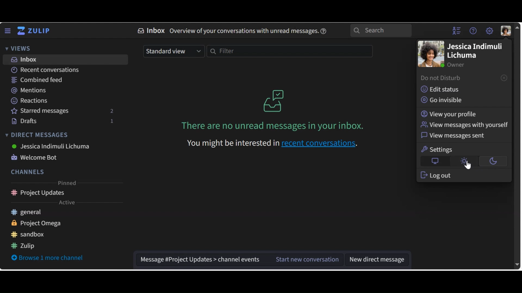 This screenshot has width=522, height=293. Describe the element at coordinates (377, 260) in the screenshot. I see `New Direct message` at that location.